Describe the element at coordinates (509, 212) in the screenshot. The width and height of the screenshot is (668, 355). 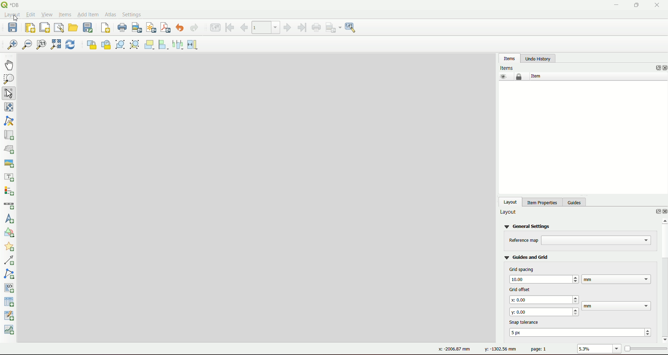
I see `layout` at that location.